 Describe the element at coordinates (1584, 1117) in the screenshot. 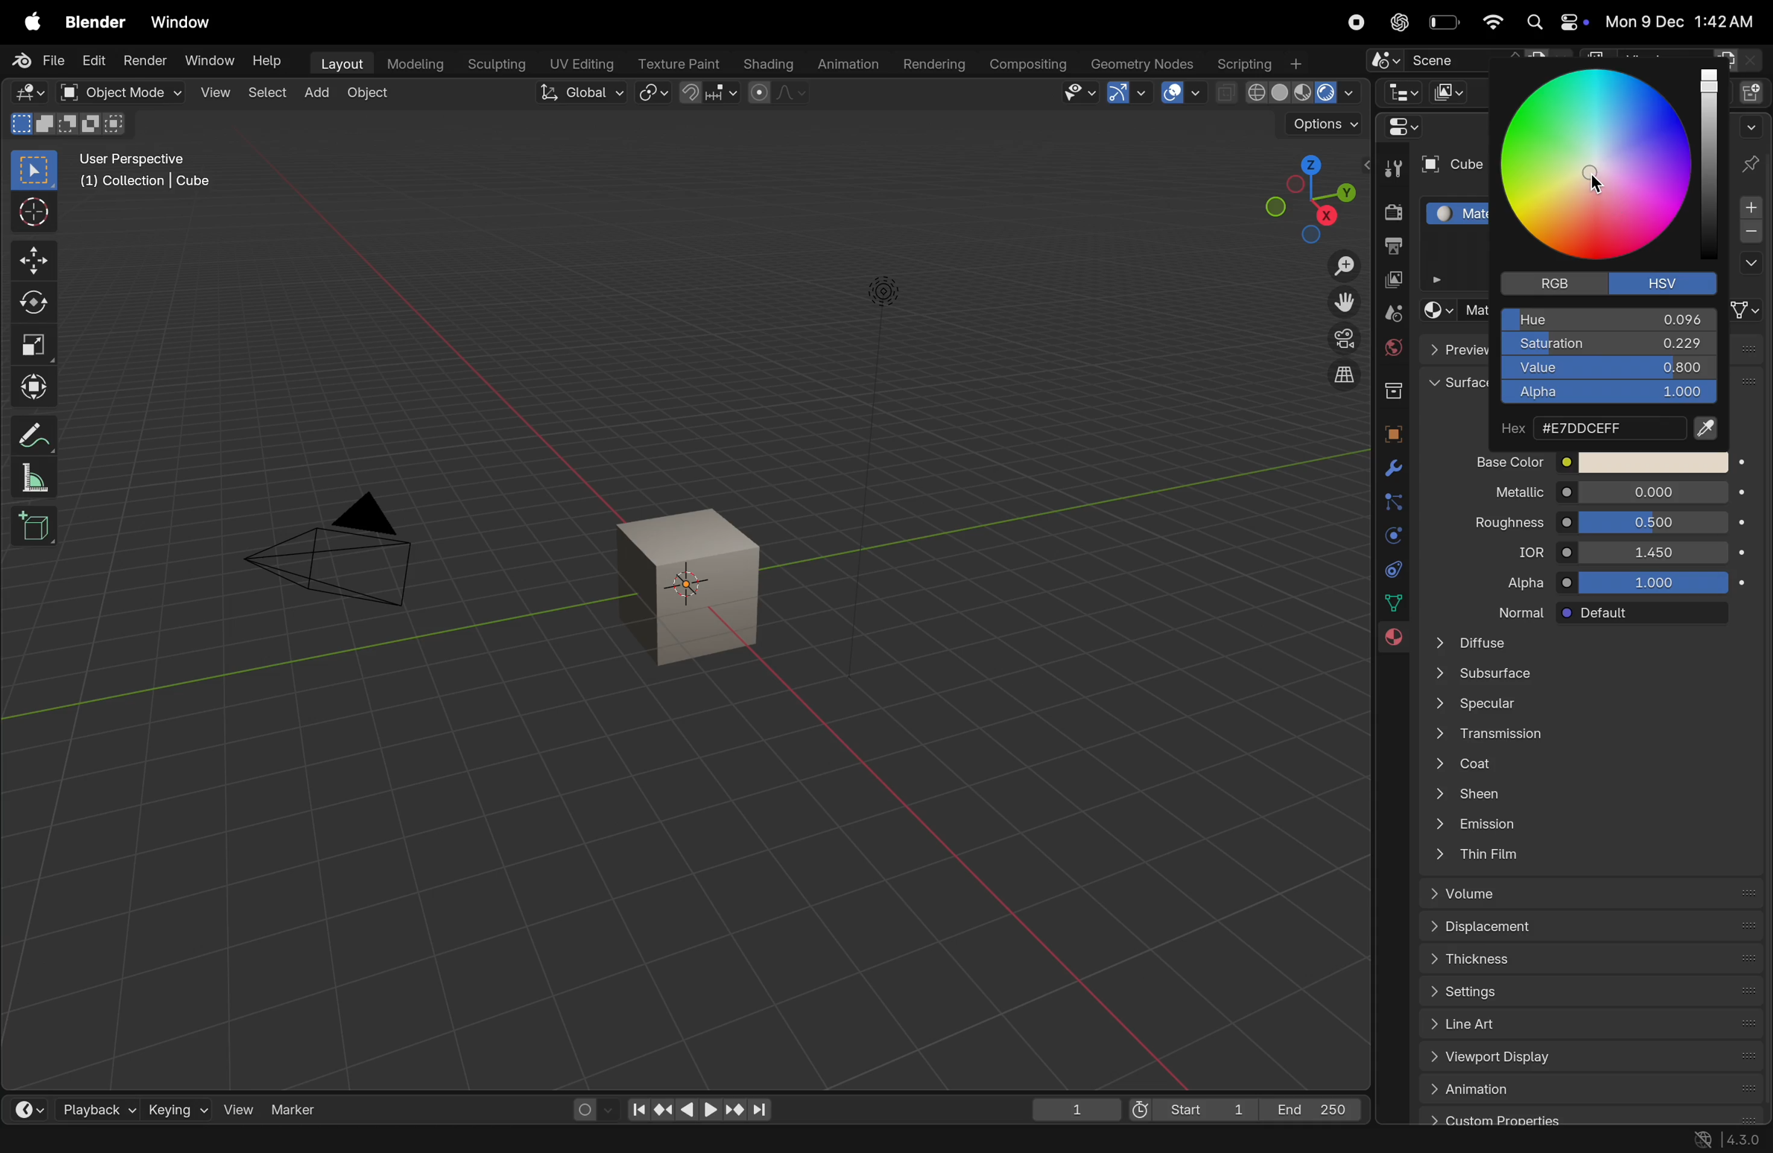

I see `custom properties` at that location.